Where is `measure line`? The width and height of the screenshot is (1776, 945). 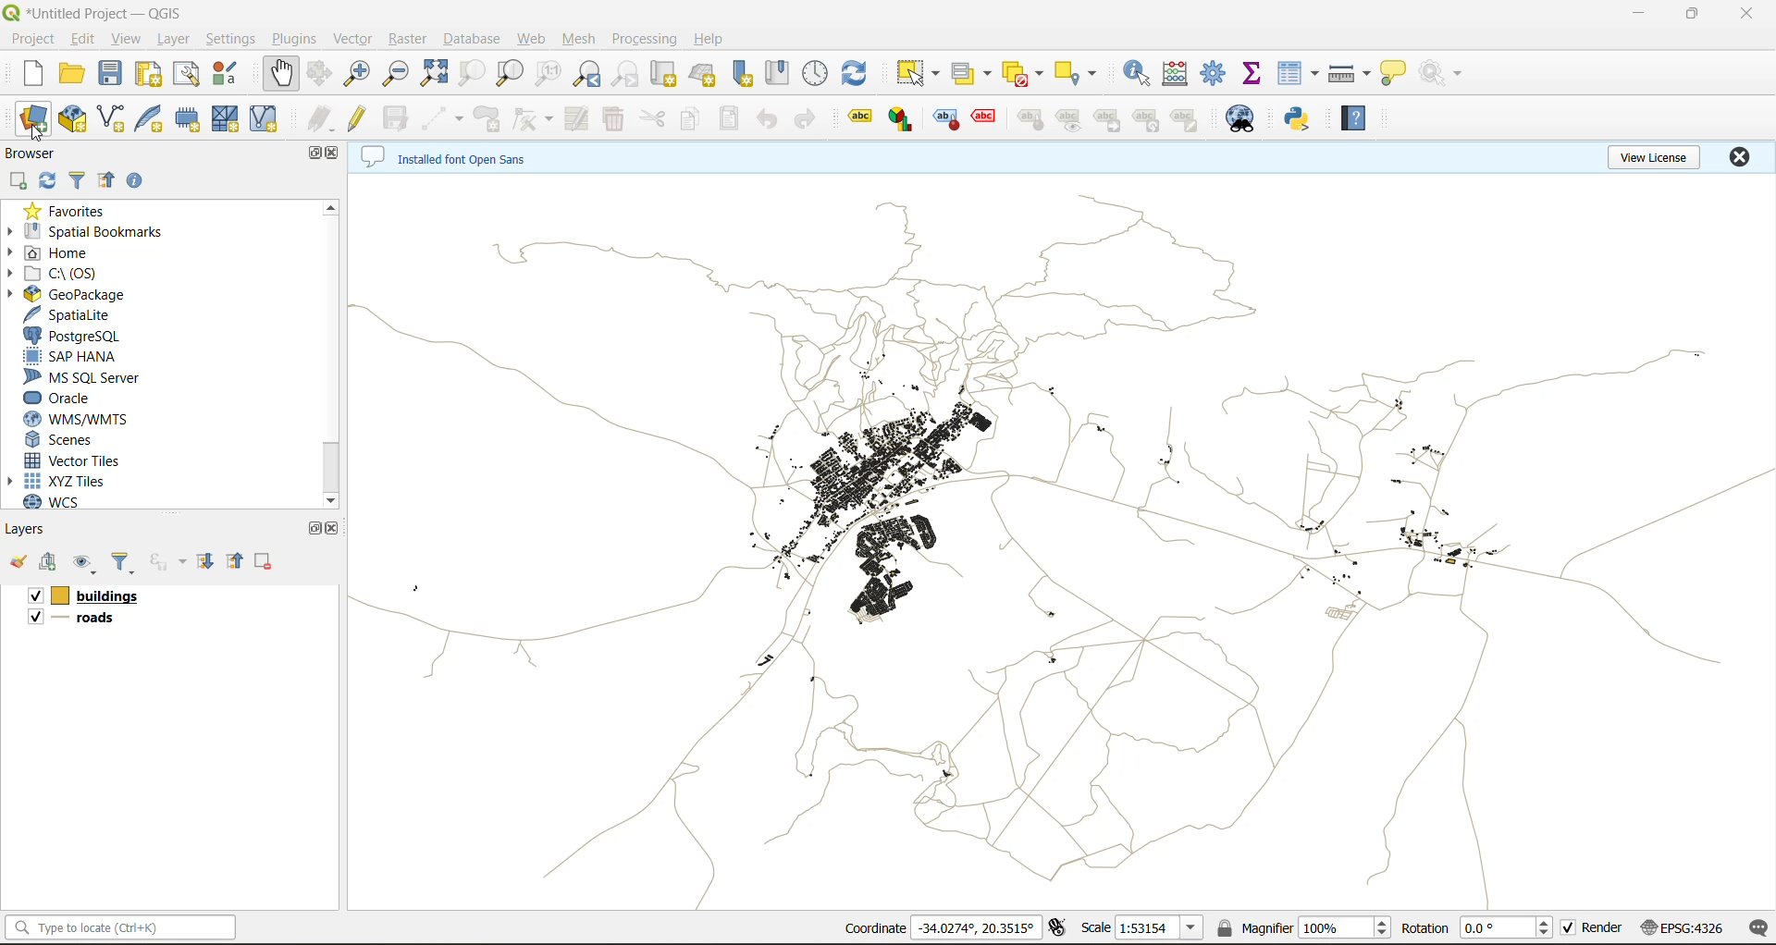 measure line is located at coordinates (1352, 74).